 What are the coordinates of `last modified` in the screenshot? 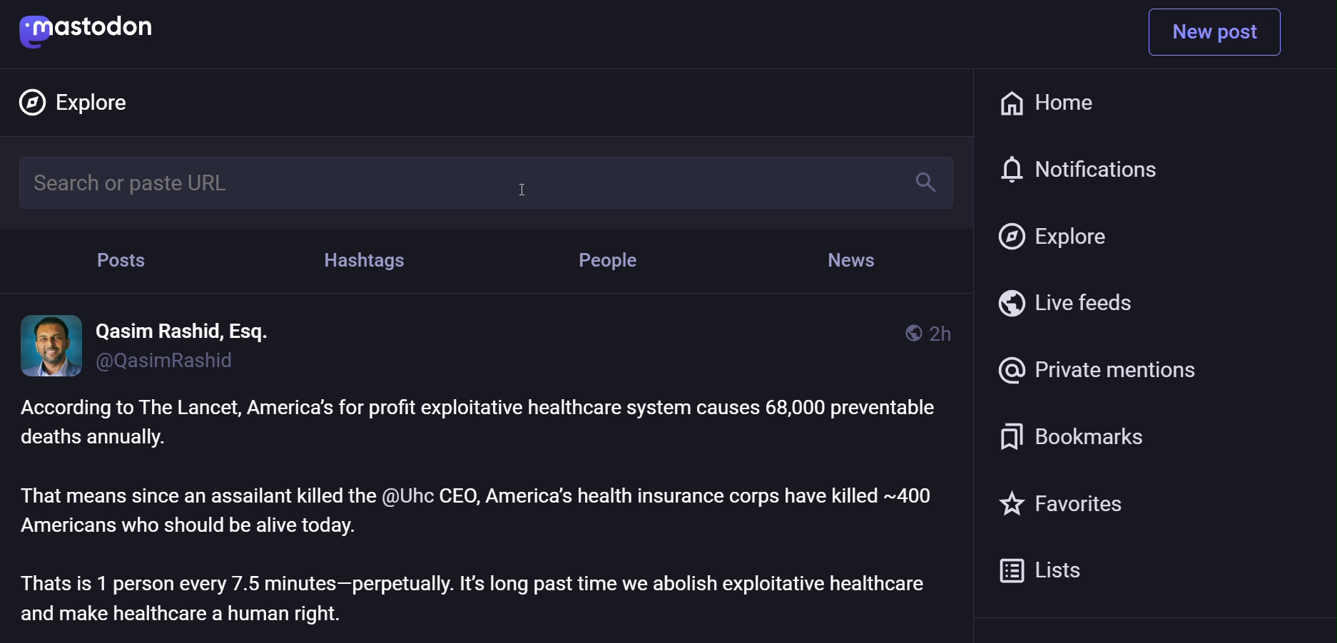 It's located at (942, 334).